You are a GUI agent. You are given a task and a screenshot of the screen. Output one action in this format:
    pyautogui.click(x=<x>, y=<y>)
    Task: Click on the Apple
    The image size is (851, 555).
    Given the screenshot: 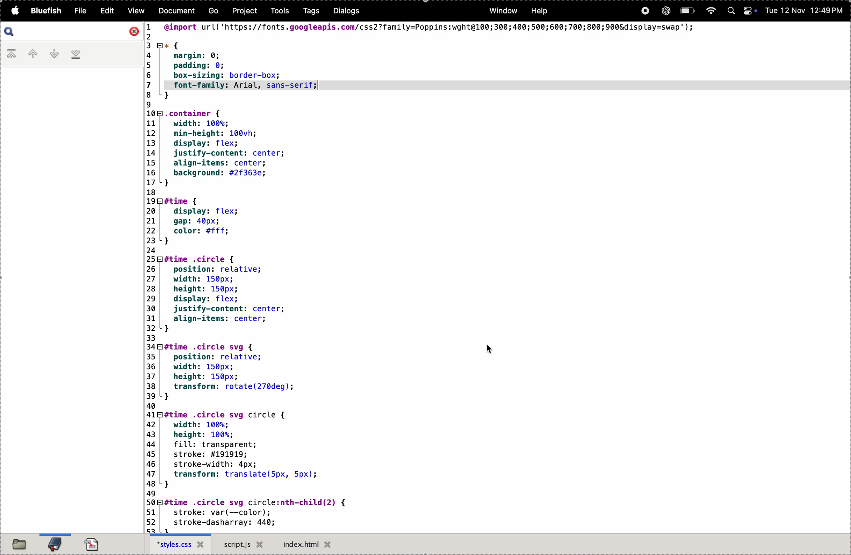 What is the action you would take?
    pyautogui.click(x=14, y=11)
    